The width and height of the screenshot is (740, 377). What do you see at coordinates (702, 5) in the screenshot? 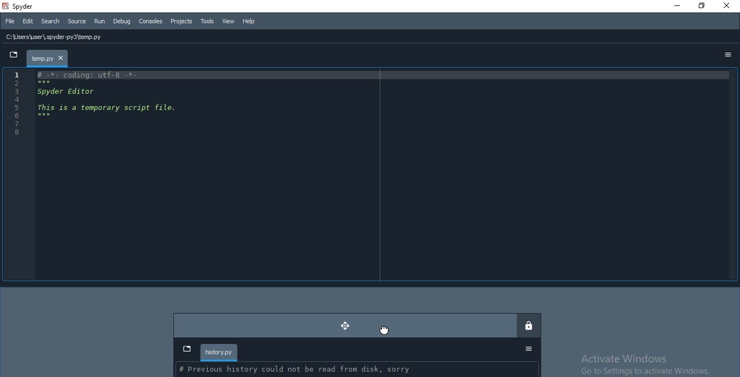
I see `Restore` at bounding box center [702, 5].